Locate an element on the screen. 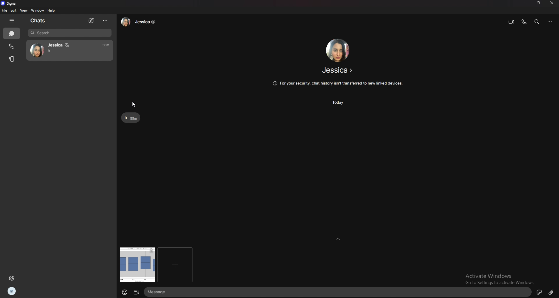  minimize is located at coordinates (525, 3).